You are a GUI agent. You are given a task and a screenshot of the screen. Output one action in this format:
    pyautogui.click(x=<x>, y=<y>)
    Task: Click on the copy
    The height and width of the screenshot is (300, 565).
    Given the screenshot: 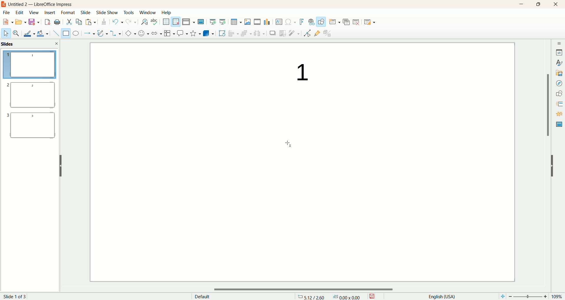 What is the action you would take?
    pyautogui.click(x=79, y=21)
    